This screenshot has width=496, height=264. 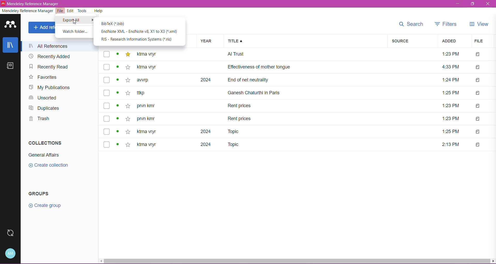 I want to click on Files Attached, so click(x=483, y=99).